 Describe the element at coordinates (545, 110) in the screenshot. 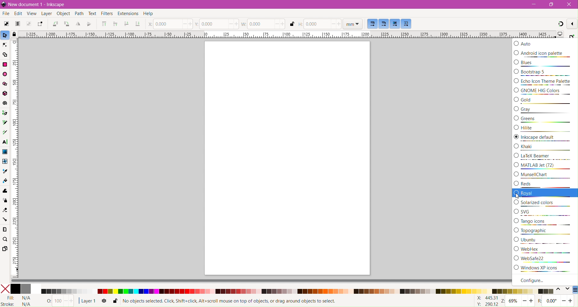

I see `Gray` at that location.